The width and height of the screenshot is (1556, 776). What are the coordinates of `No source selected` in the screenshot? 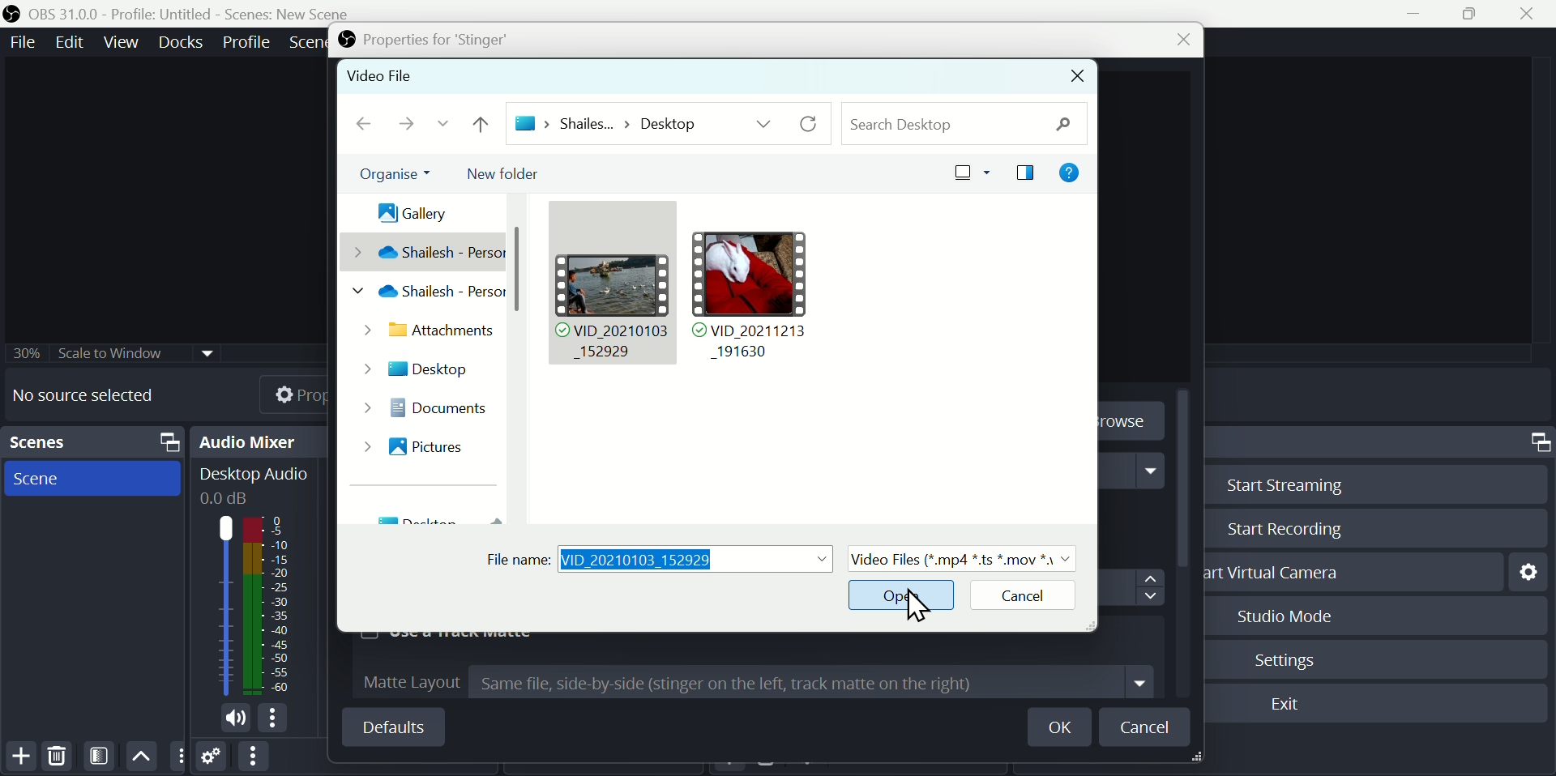 It's located at (95, 395).